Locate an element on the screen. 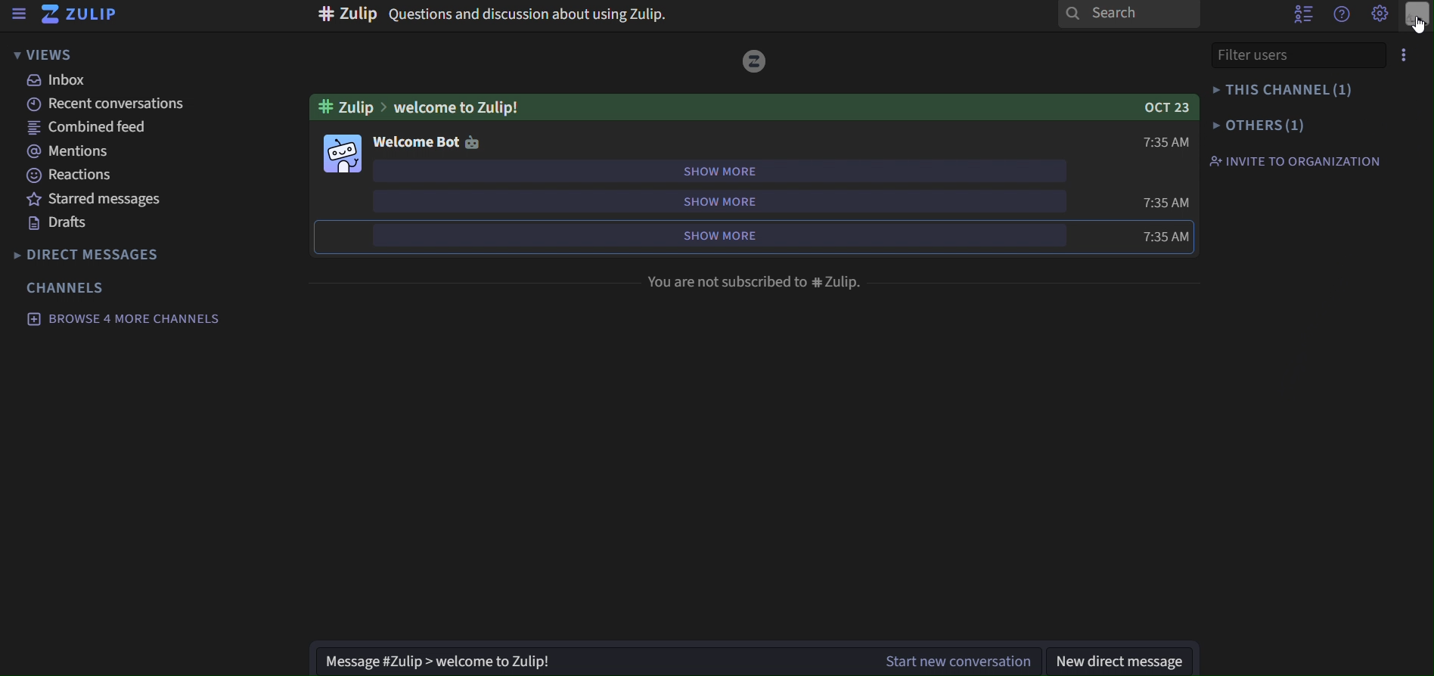  #zulip > is located at coordinates (348, 106).